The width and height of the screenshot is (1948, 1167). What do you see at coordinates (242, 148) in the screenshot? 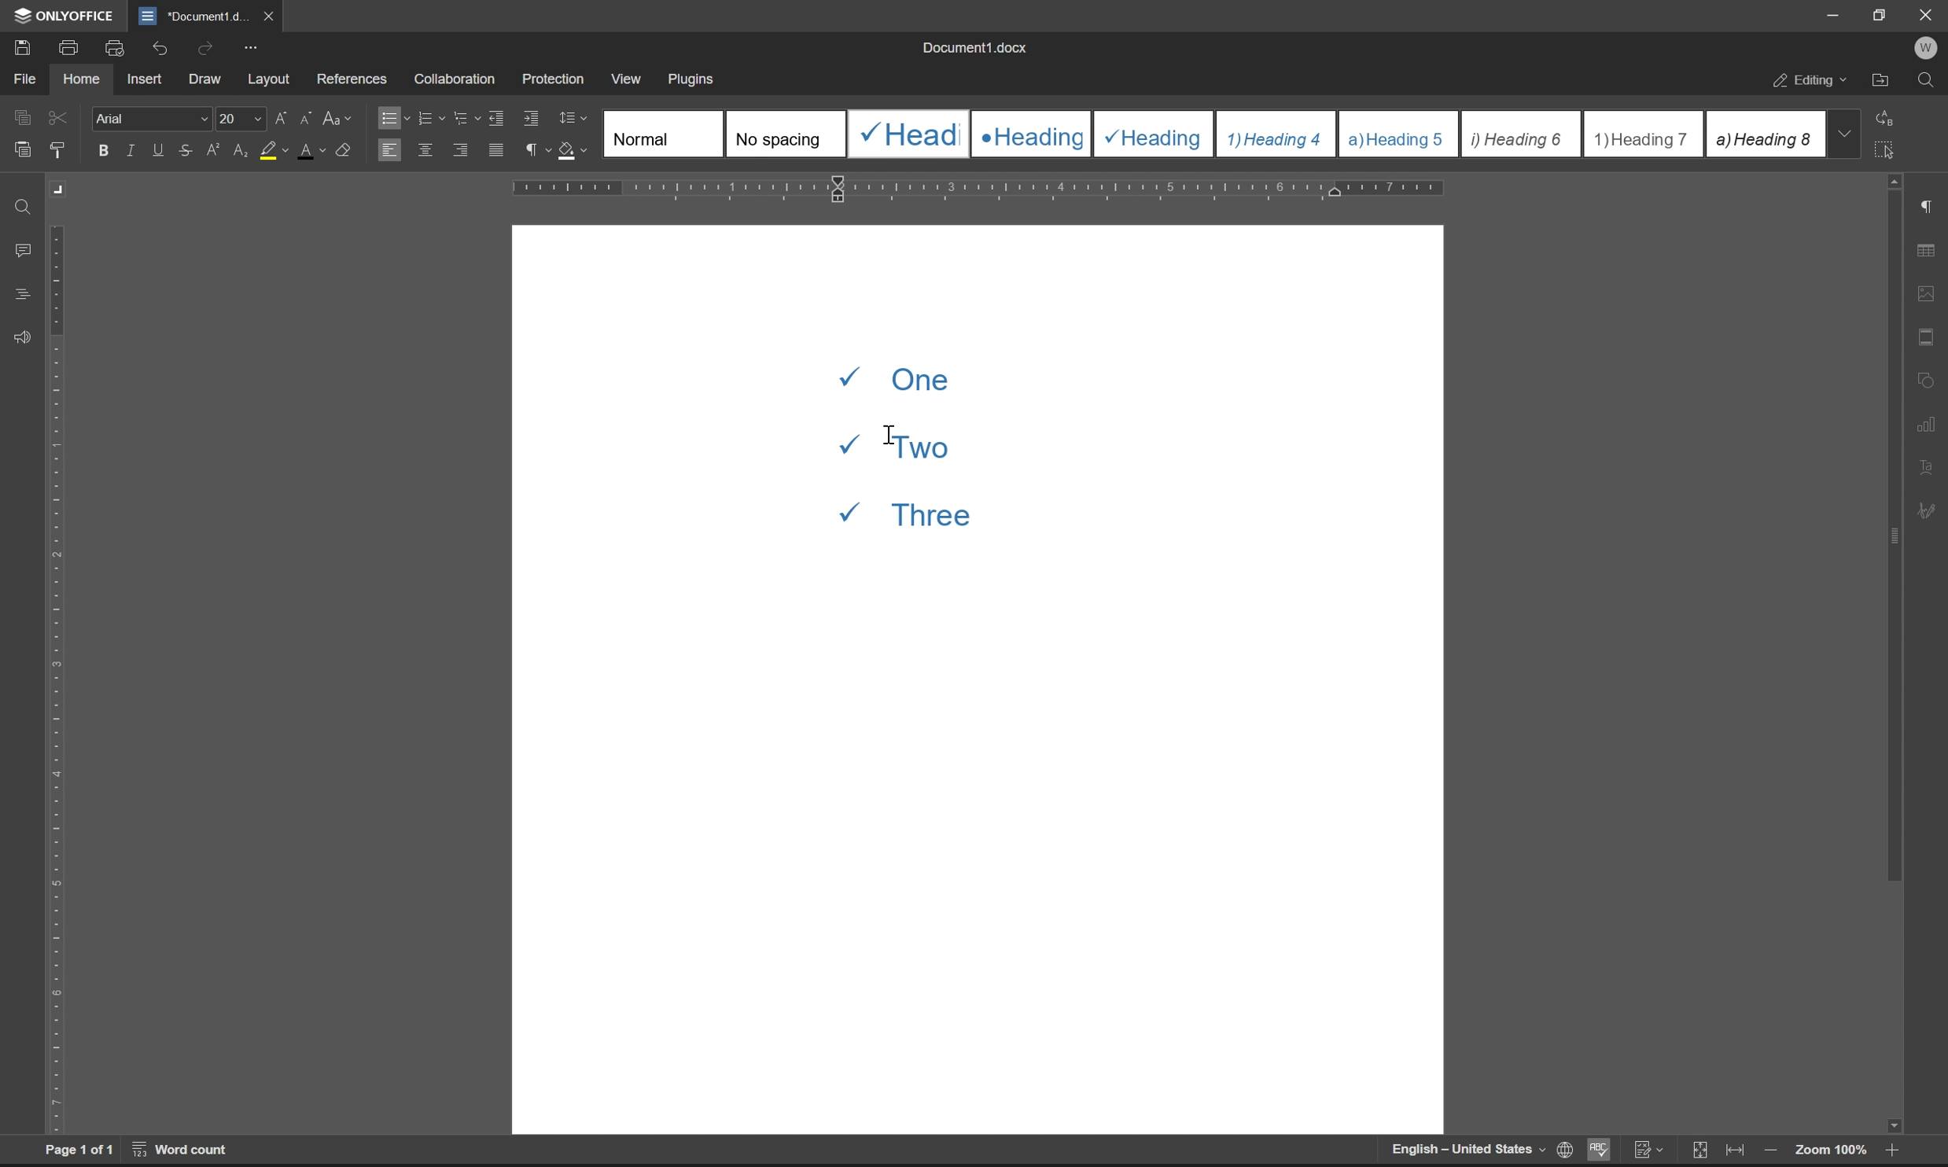
I see `subscript` at bounding box center [242, 148].